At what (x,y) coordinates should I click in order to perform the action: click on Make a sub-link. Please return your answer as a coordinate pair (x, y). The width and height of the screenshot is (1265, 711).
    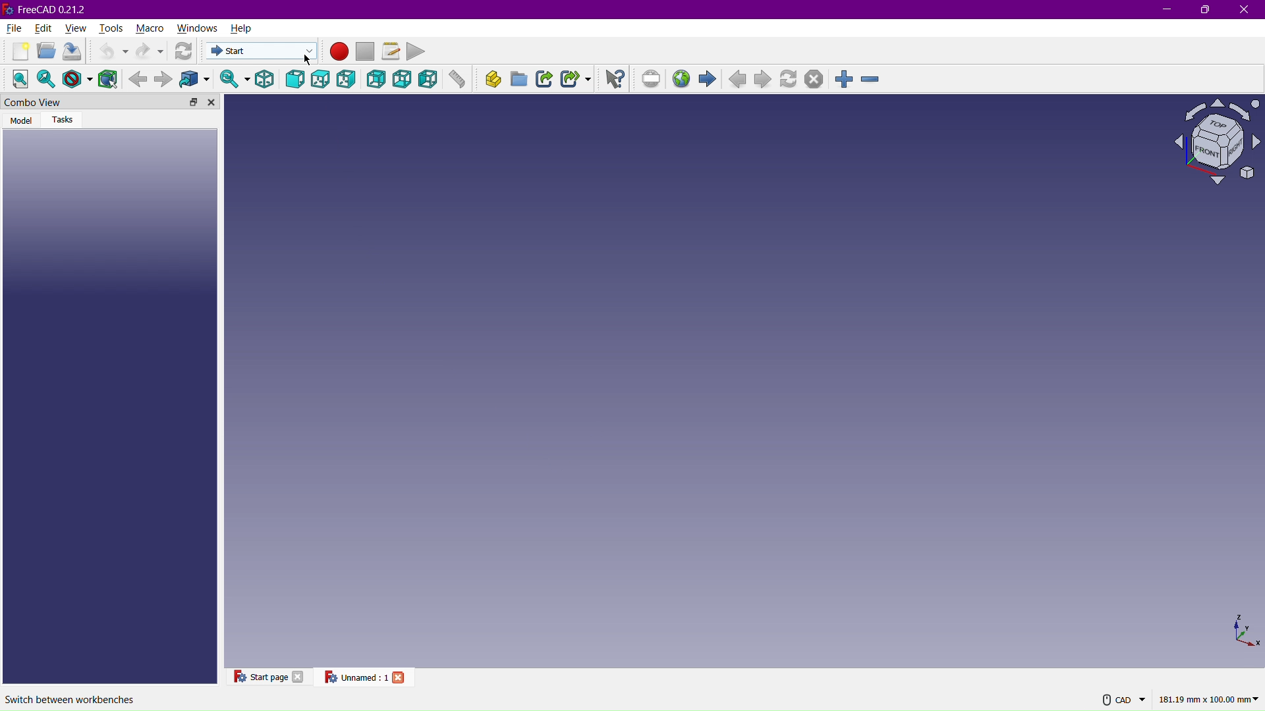
    Looking at the image, I should click on (577, 80).